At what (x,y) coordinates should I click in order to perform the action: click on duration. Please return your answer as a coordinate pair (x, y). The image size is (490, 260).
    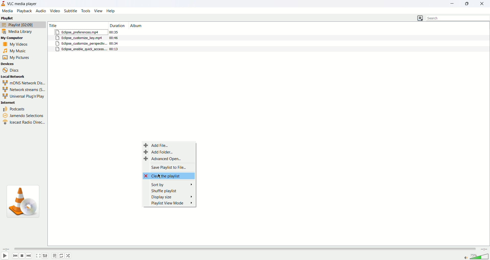
    Looking at the image, I should click on (117, 25).